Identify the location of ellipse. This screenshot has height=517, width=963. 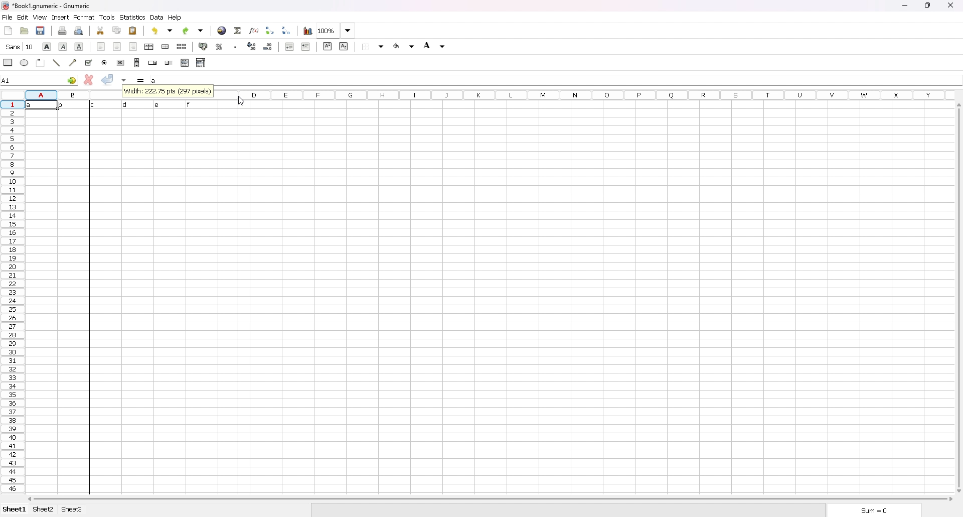
(25, 63).